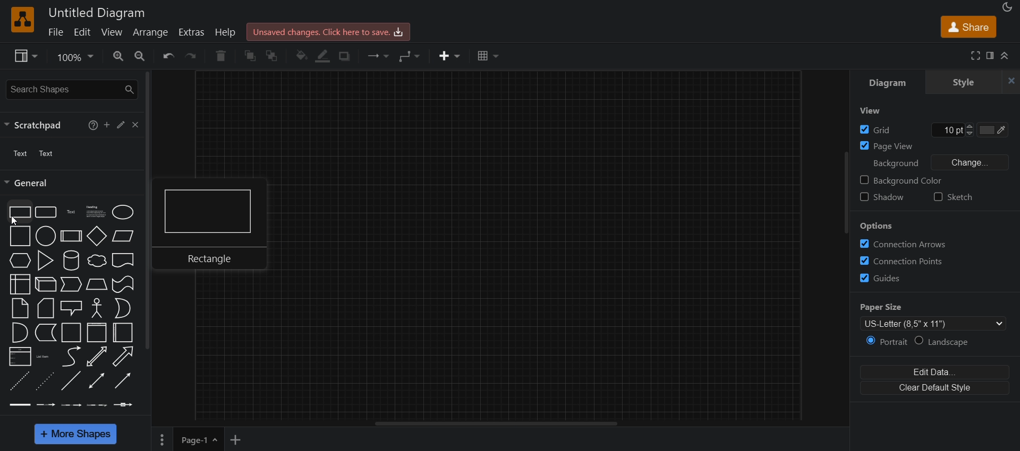 The width and height of the screenshot is (1020, 451). What do you see at coordinates (96, 381) in the screenshot?
I see `bidirectional connector` at bounding box center [96, 381].